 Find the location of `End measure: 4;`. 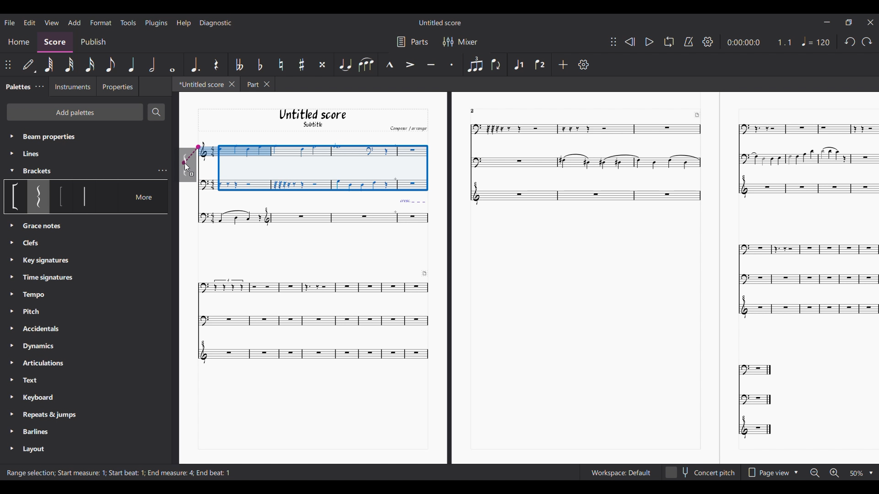

End measure: 4; is located at coordinates (170, 473).